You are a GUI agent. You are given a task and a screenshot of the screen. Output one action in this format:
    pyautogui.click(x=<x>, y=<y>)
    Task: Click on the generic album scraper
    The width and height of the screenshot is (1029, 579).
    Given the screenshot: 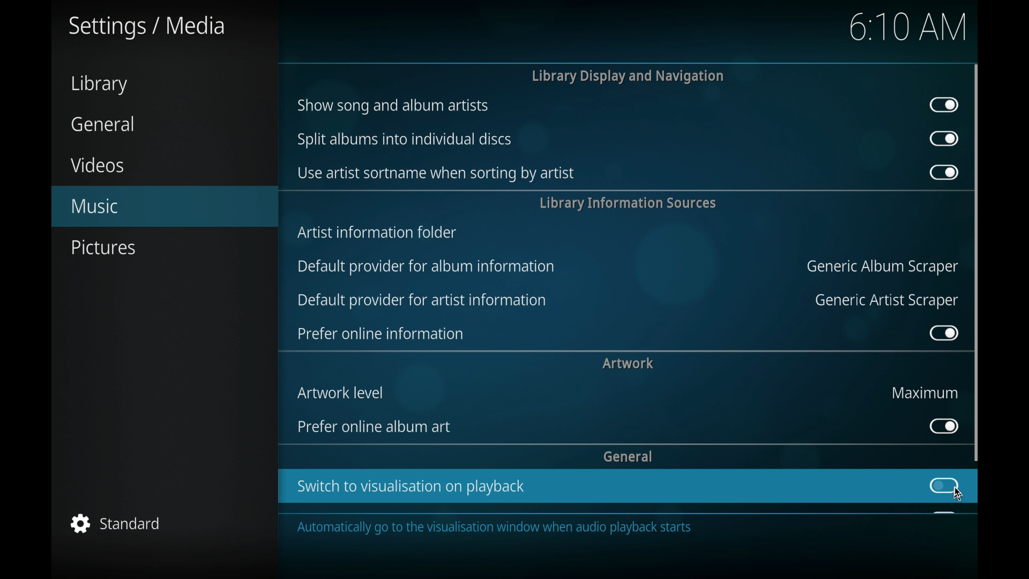 What is the action you would take?
    pyautogui.click(x=881, y=268)
    